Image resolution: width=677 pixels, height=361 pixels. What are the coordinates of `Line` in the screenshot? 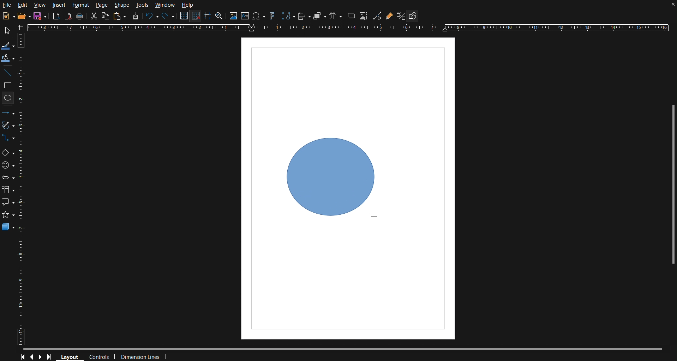 It's located at (9, 73).